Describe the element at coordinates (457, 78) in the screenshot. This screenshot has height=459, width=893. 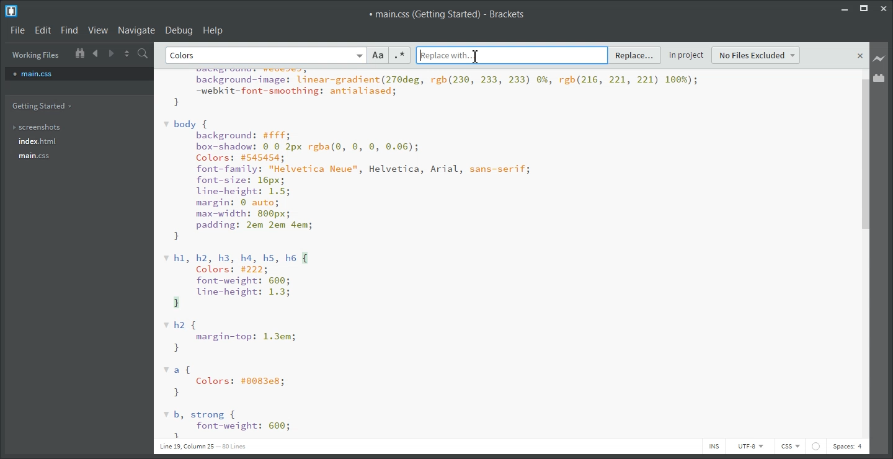
I see `` at that location.